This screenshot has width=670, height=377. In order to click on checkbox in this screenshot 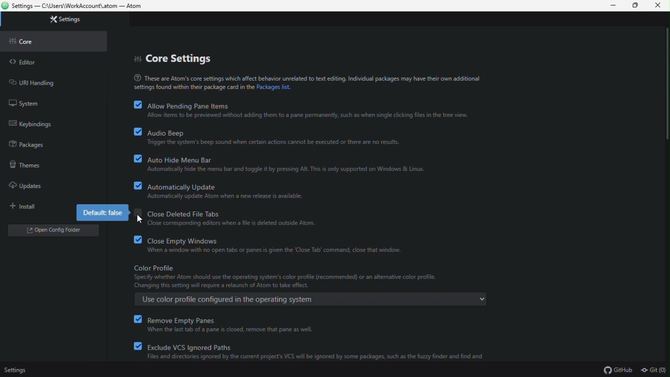, I will do `click(137, 187)`.